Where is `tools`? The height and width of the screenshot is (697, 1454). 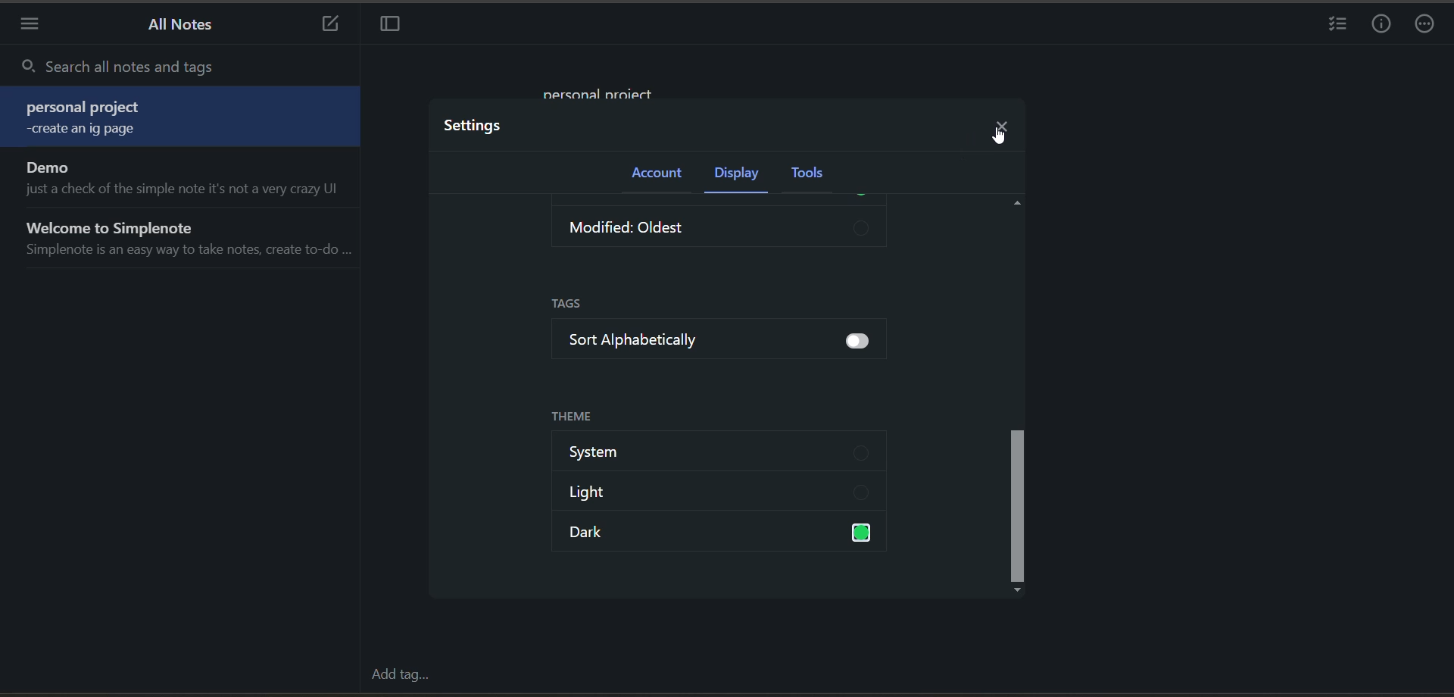
tools is located at coordinates (807, 174).